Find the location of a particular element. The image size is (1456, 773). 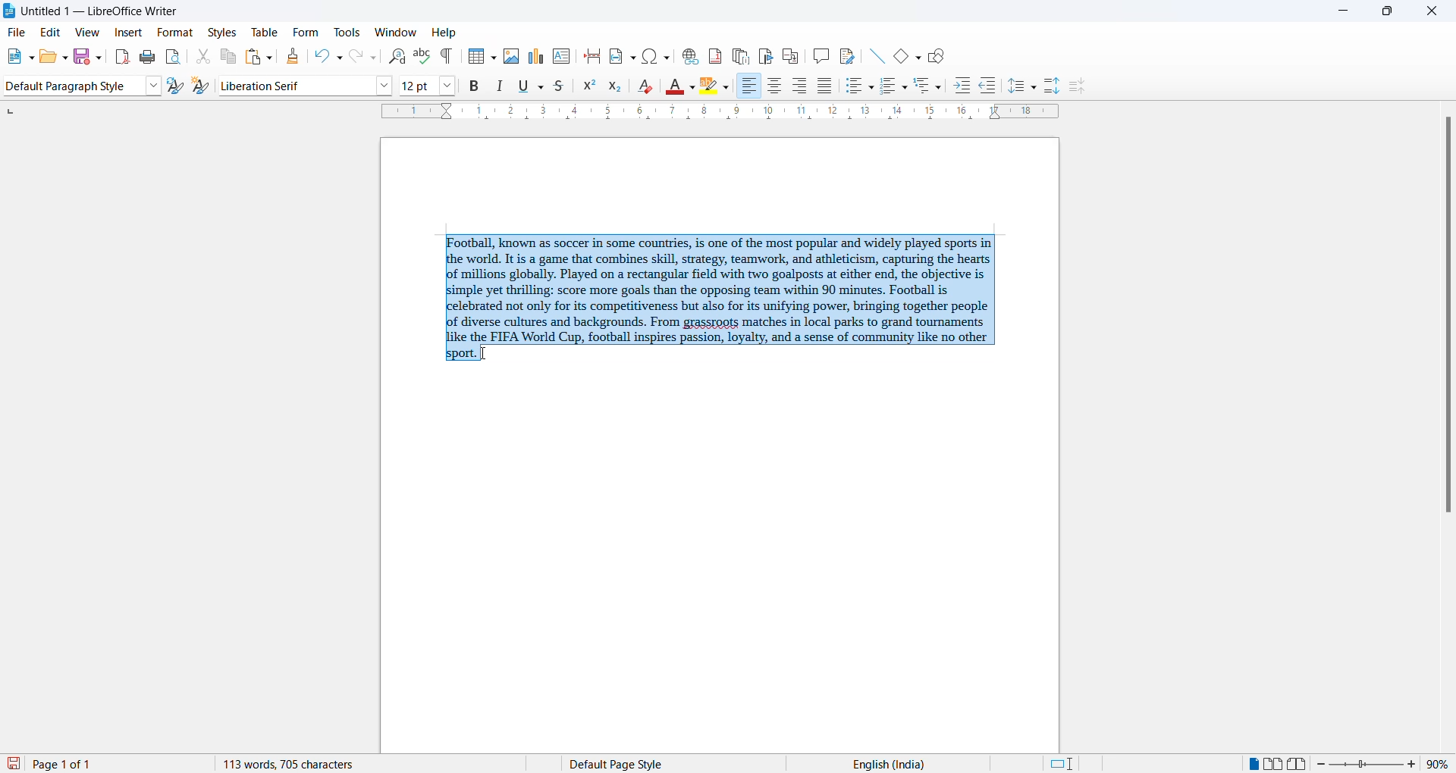

font size is located at coordinates (417, 85).